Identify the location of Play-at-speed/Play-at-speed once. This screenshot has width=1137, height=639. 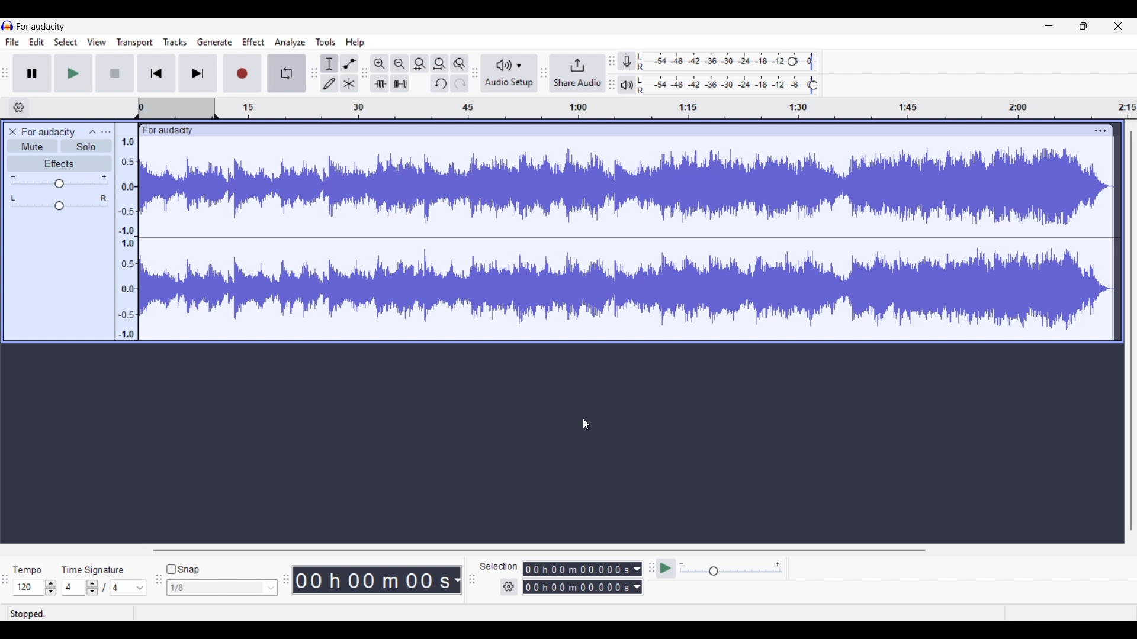
(667, 569).